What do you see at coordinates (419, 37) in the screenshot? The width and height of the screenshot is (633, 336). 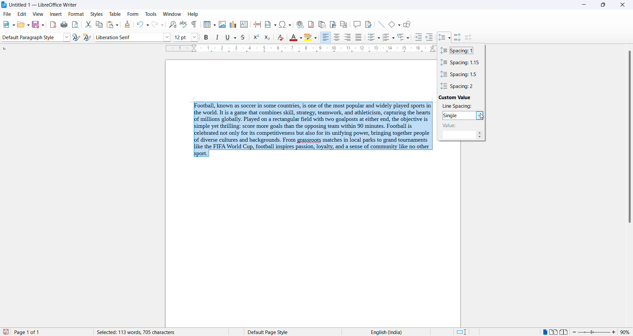 I see `increase indent` at bounding box center [419, 37].